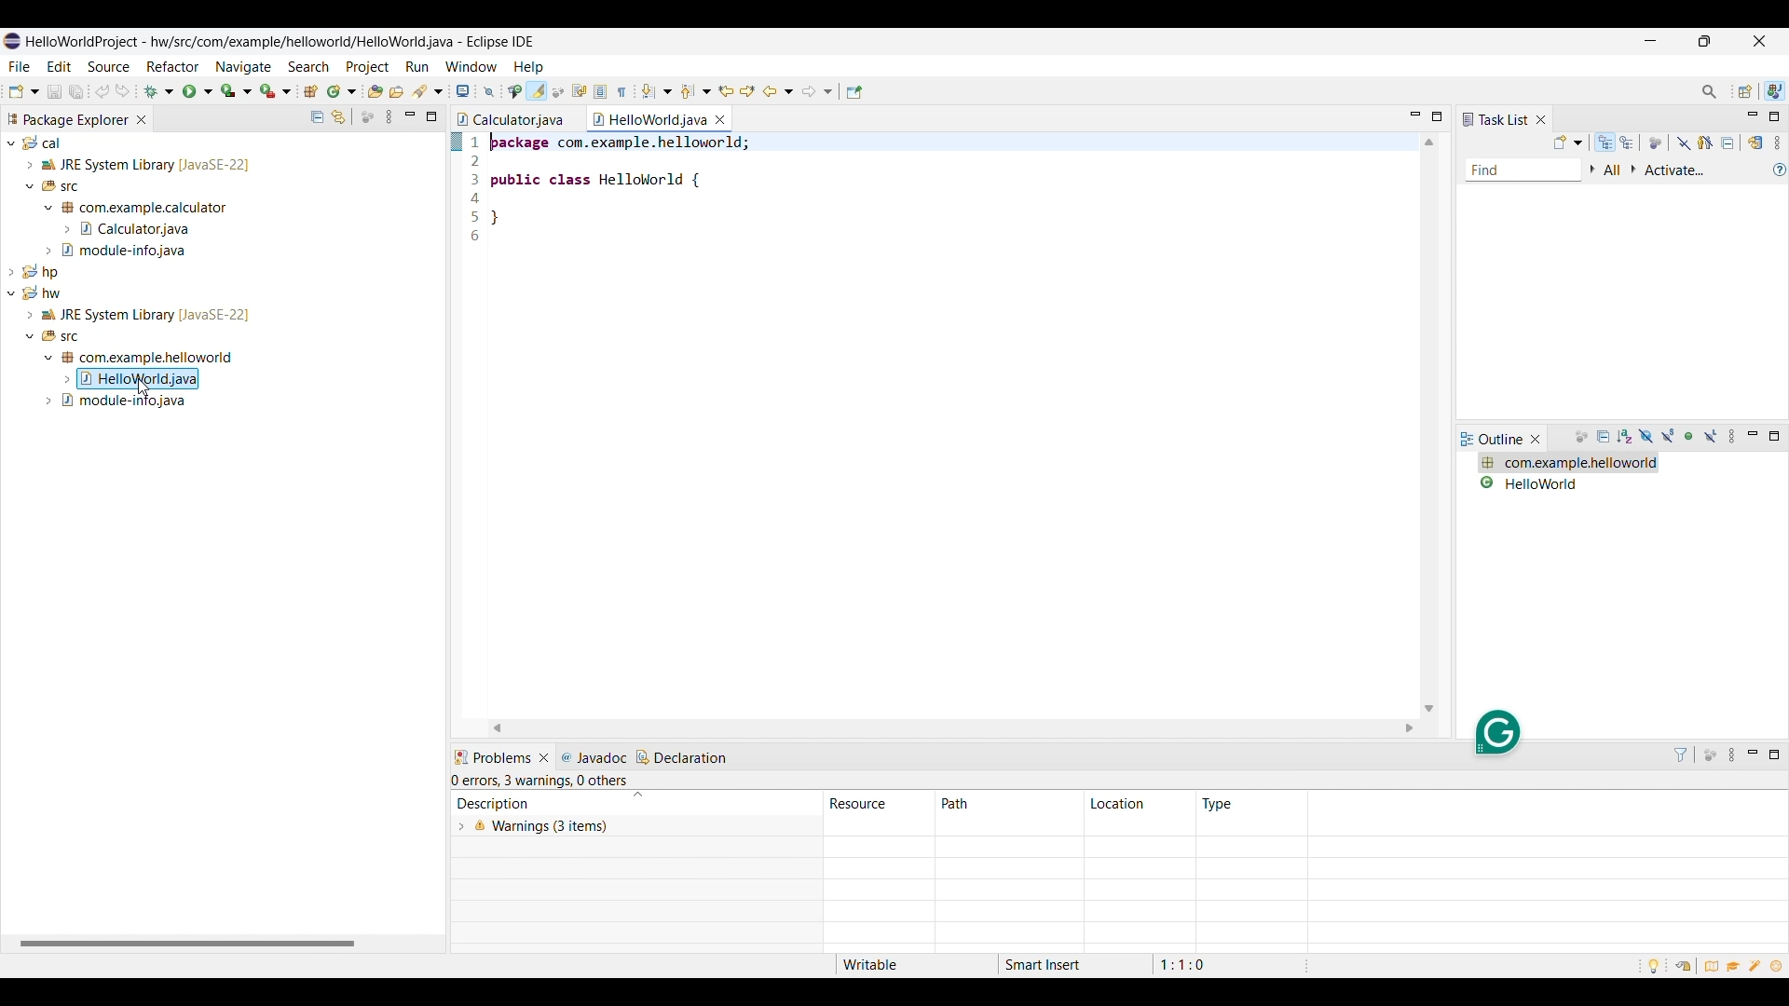  Describe the element at coordinates (1684, 143) in the screenshot. I see `Hide completed tasks` at that location.